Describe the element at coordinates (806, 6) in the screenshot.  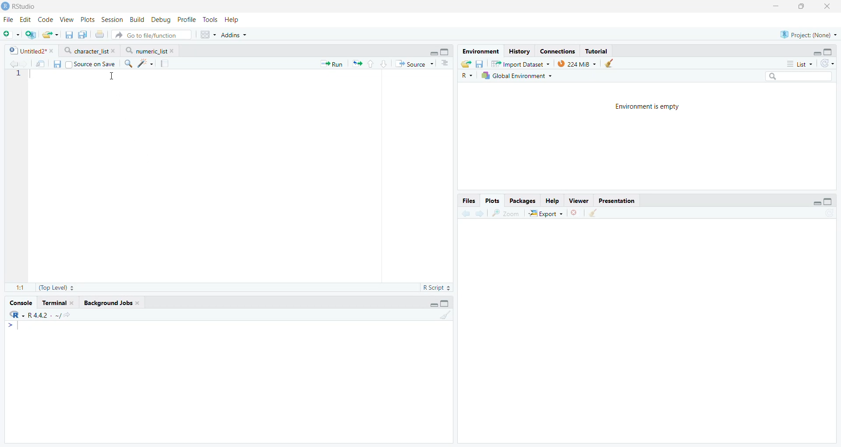
I see `Maximize` at that location.